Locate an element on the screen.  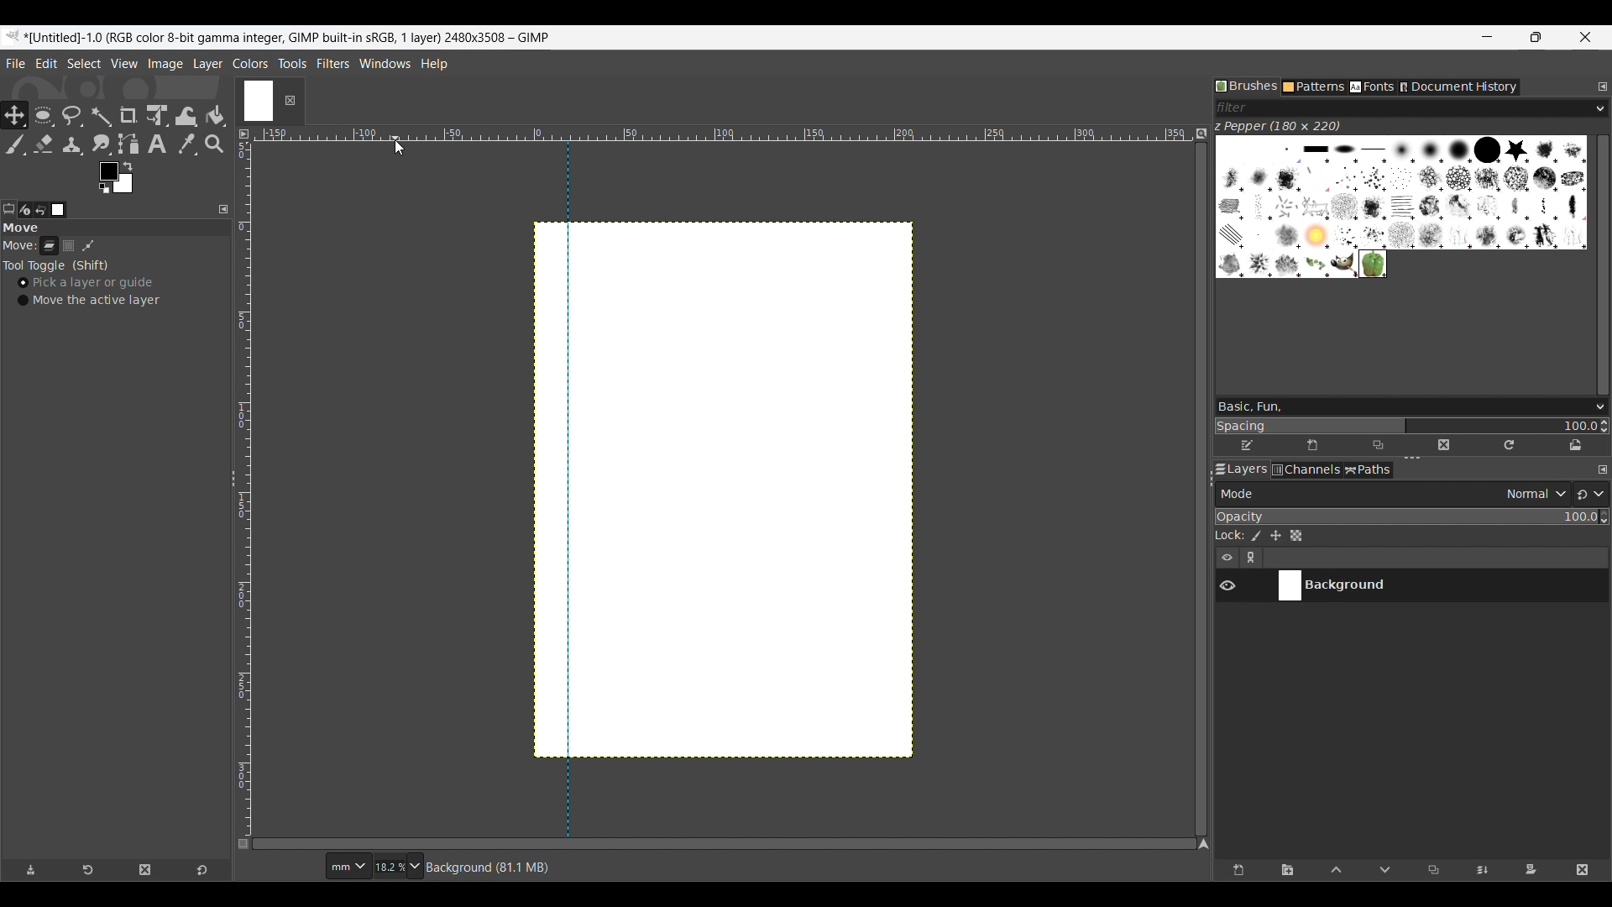
Refresh brushes is located at coordinates (1509, 446).